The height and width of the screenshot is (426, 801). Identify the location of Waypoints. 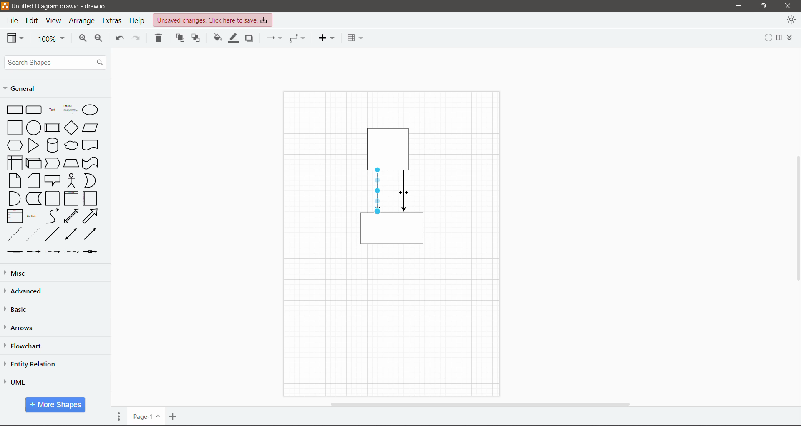
(298, 38).